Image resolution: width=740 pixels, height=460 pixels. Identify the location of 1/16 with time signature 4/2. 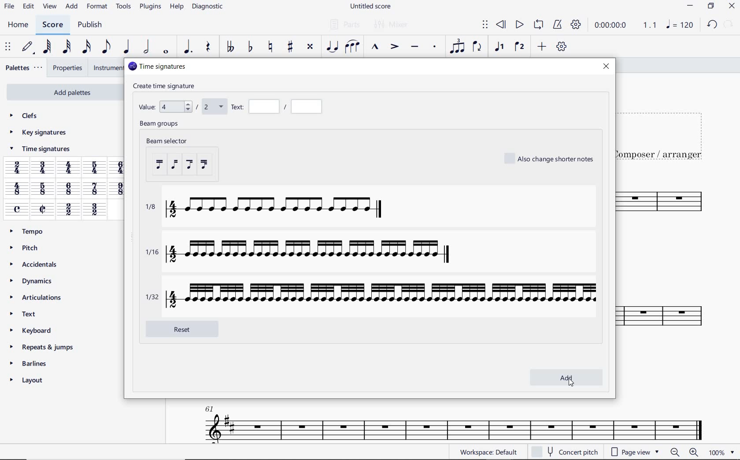
(307, 253).